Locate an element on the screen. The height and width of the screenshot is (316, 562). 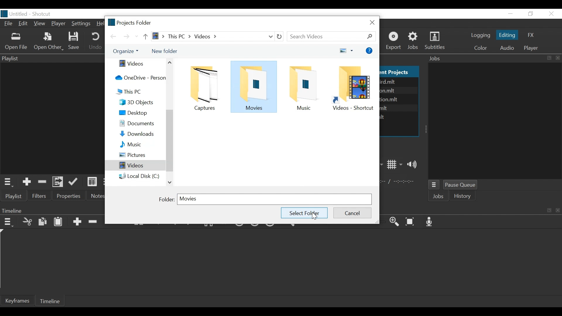
Folder is located at coordinates (167, 200).